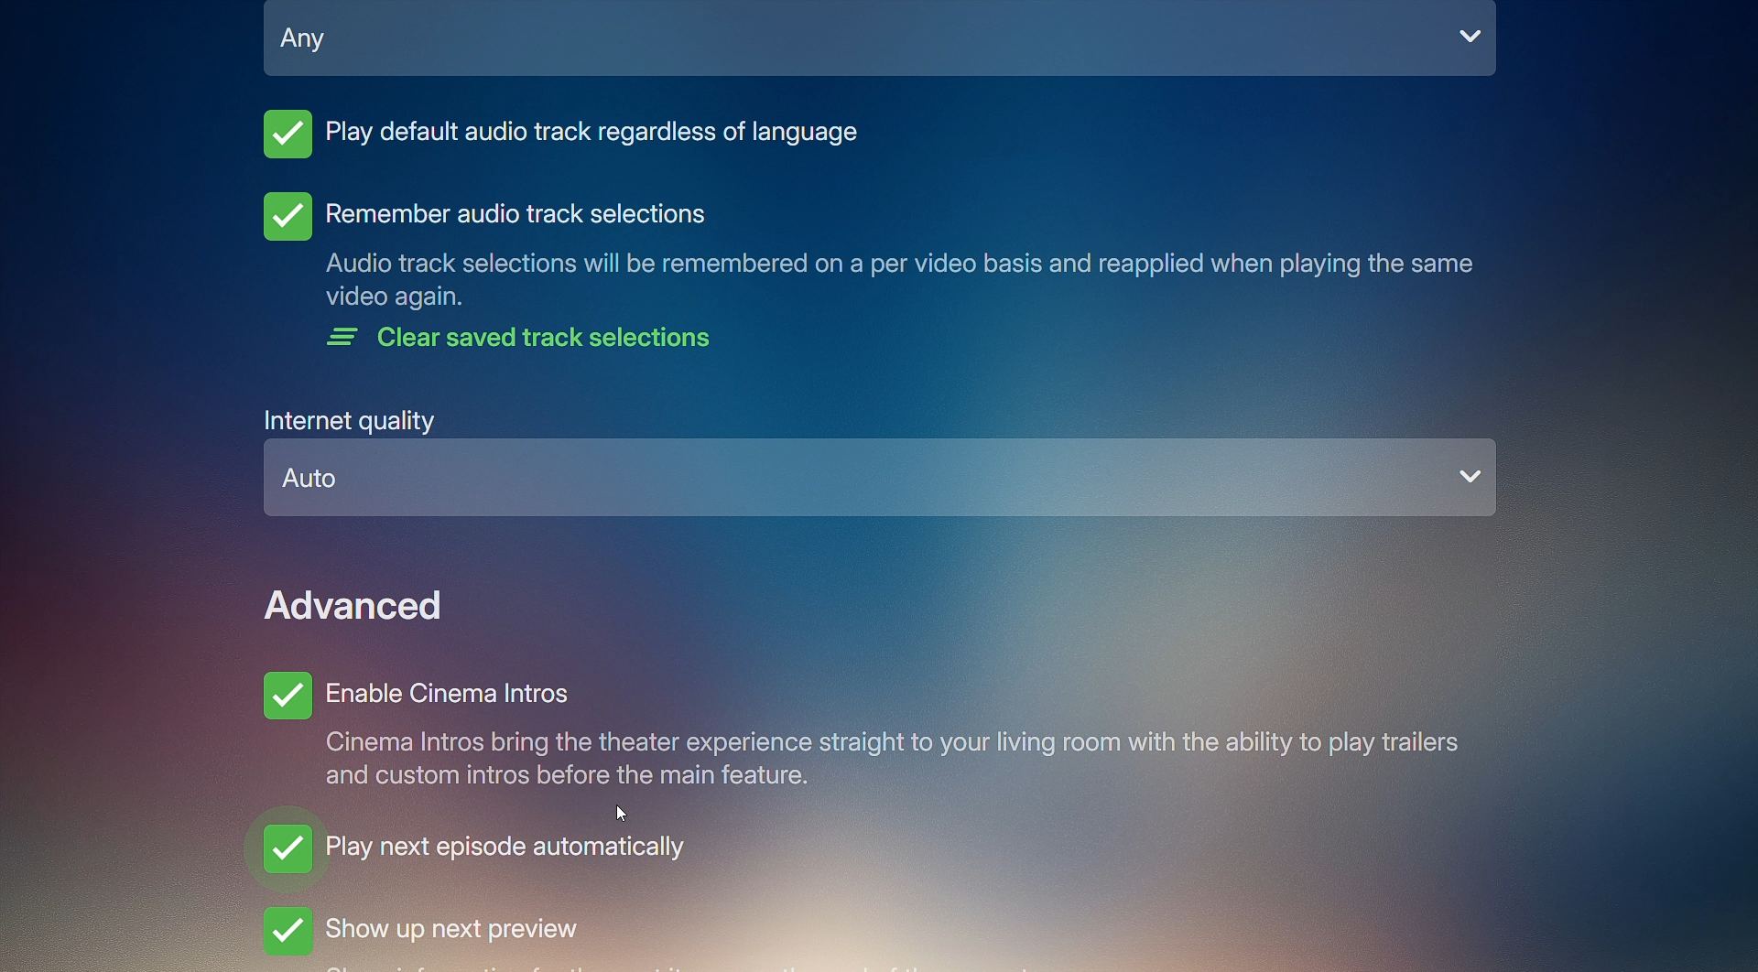  Describe the element at coordinates (489, 934) in the screenshot. I see `Show up next preview` at that location.